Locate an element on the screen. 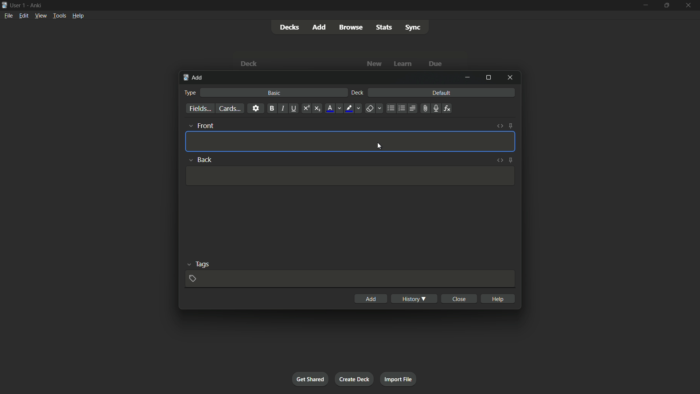 The width and height of the screenshot is (700, 394). unordered list is located at coordinates (390, 108).